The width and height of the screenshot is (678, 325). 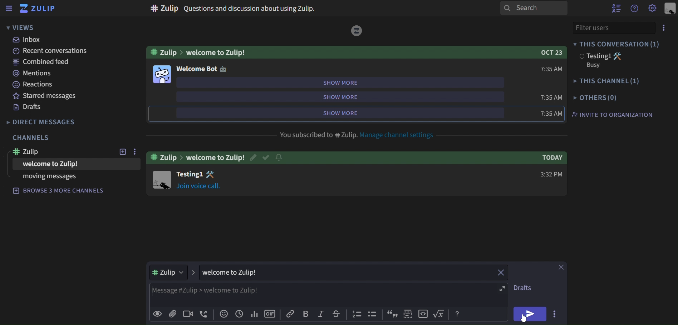 What do you see at coordinates (501, 289) in the screenshot?
I see `fullscreen` at bounding box center [501, 289].